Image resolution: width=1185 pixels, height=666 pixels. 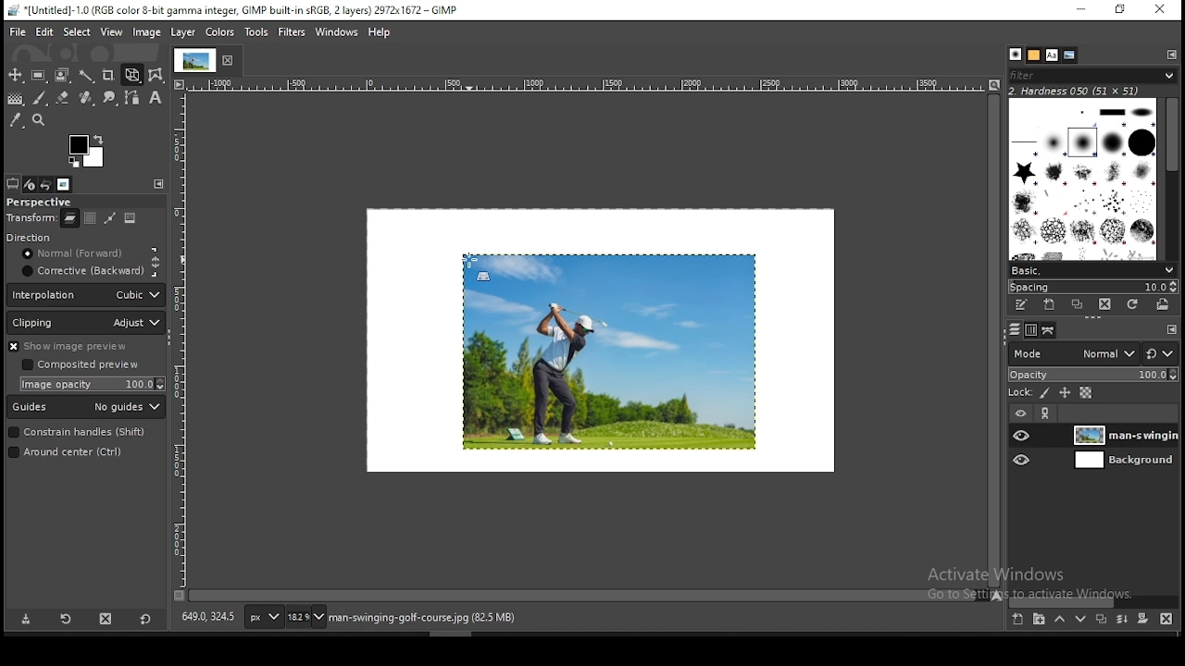 What do you see at coordinates (133, 75) in the screenshot?
I see `unified transform tool` at bounding box center [133, 75].